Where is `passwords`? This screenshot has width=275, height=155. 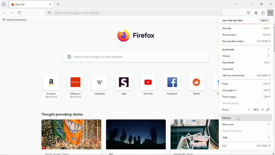
passwords is located at coordinates (228, 69).